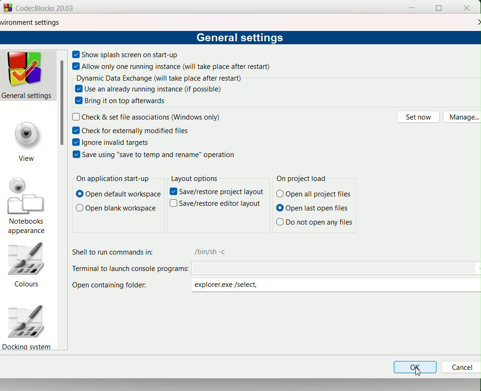 The height and width of the screenshot is (391, 481). Describe the element at coordinates (75, 53) in the screenshot. I see `checkbox` at that location.